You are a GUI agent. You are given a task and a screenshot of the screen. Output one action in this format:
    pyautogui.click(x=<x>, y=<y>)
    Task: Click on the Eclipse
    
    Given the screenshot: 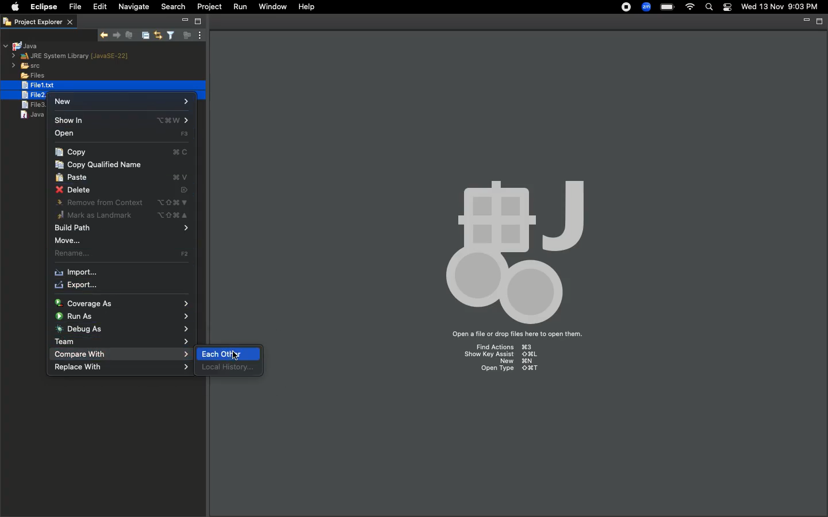 What is the action you would take?
    pyautogui.click(x=42, y=7)
    